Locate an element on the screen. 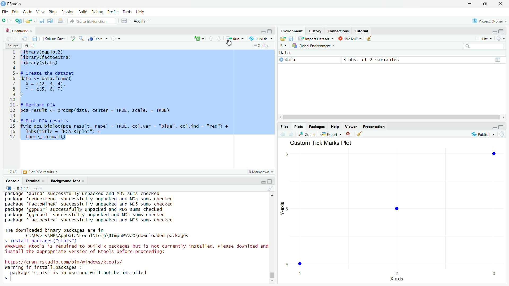  Close is located at coordinates (501, 4).